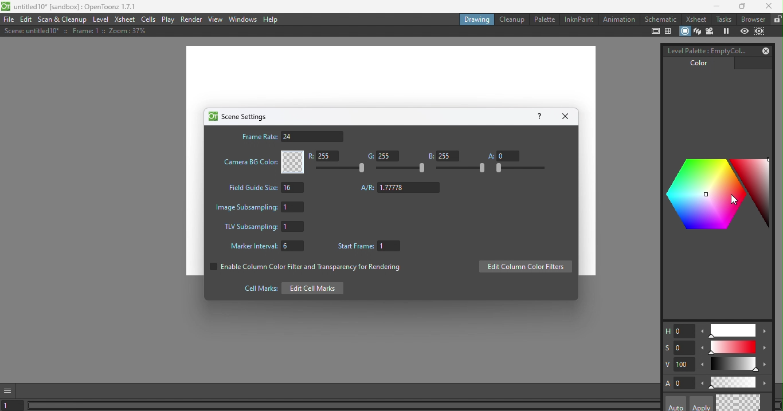 The width and height of the screenshot is (783, 411). I want to click on Camera BG color, so click(262, 162).